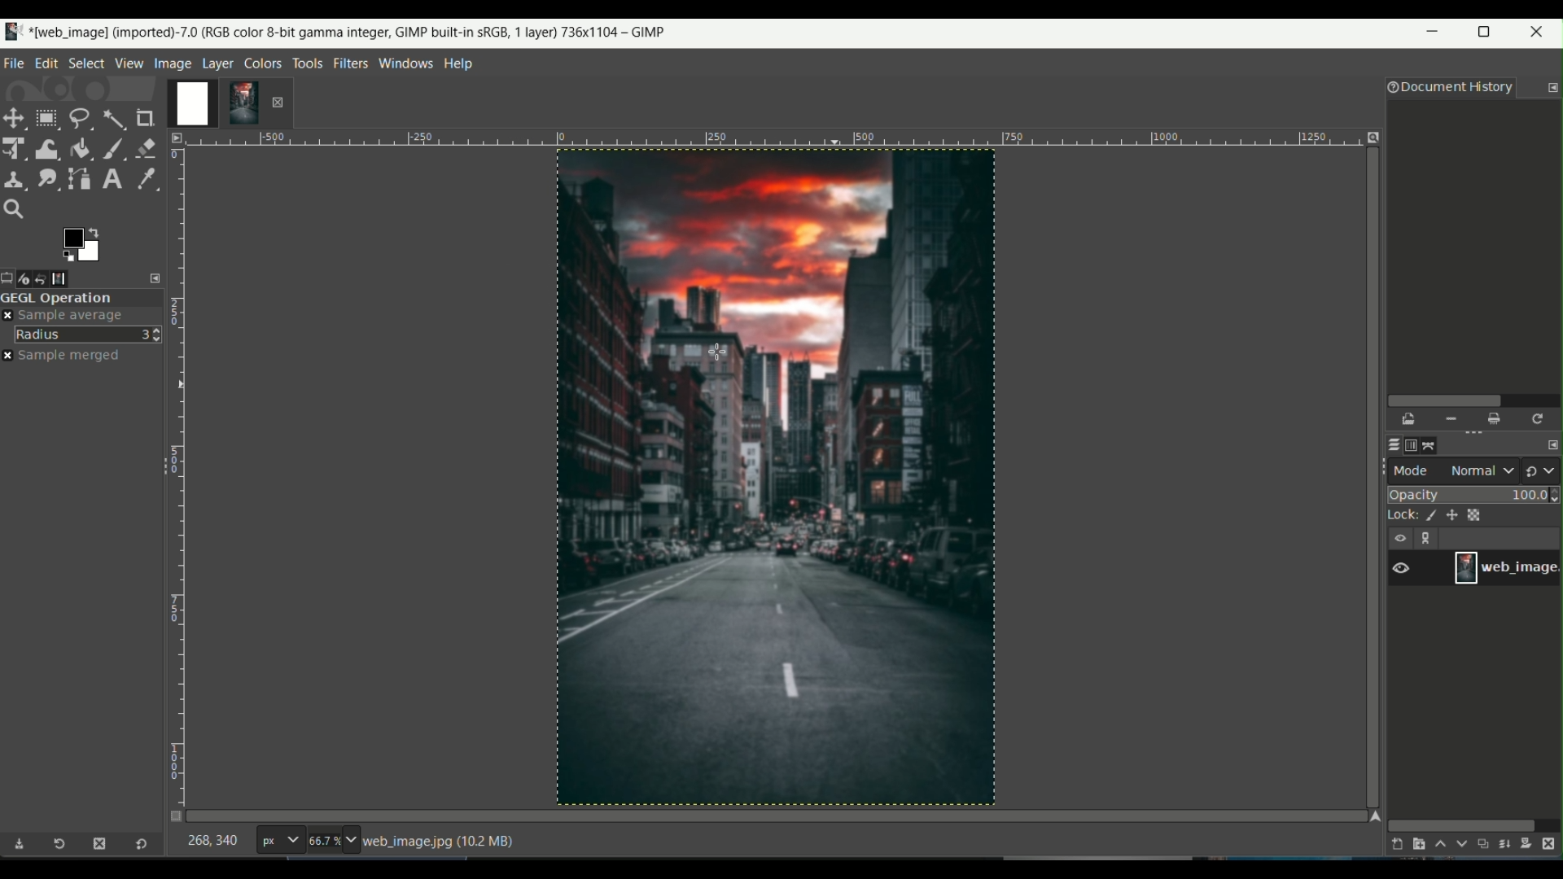  I want to click on configure this tab, so click(157, 278).